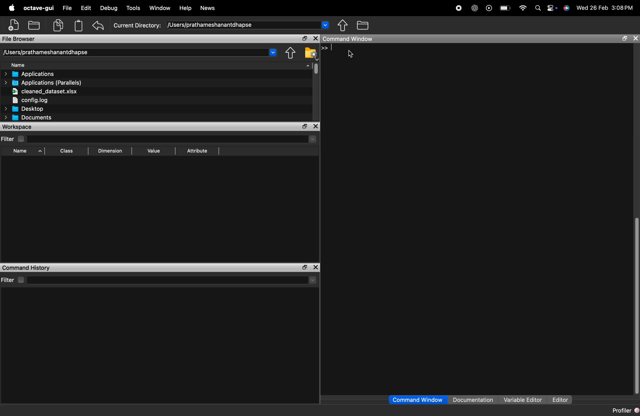  What do you see at coordinates (315, 39) in the screenshot?
I see `close` at bounding box center [315, 39].